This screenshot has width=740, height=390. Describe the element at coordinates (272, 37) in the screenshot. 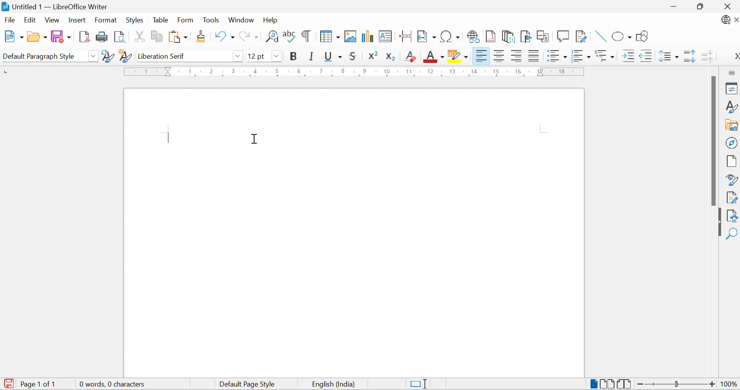

I see `Find and Replace` at that location.